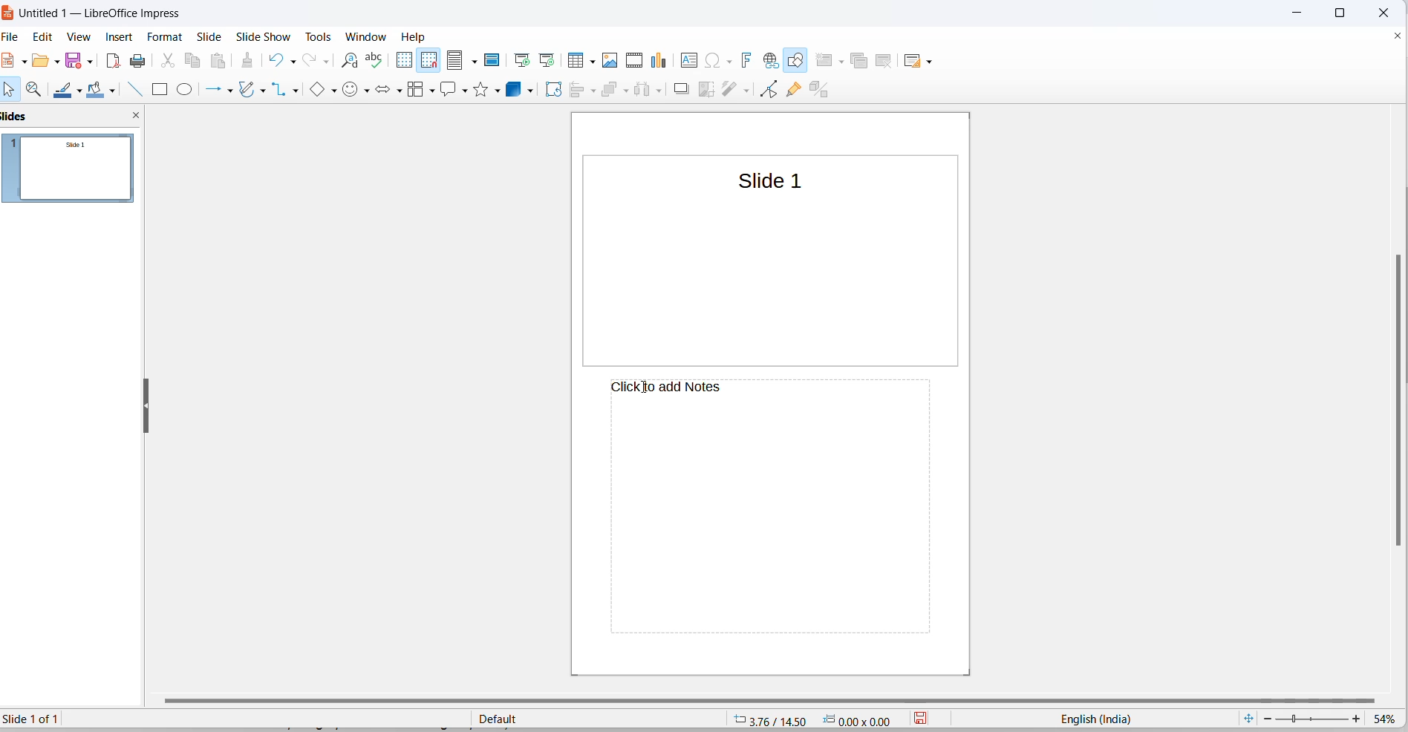  I want to click on stars, so click(486, 88).